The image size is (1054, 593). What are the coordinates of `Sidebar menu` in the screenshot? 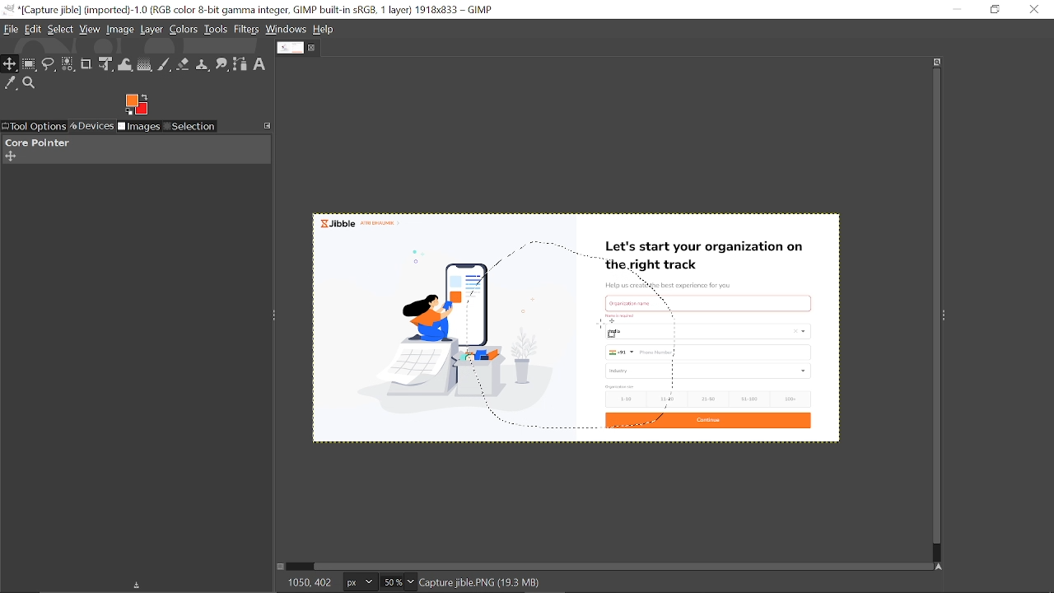 It's located at (948, 314).